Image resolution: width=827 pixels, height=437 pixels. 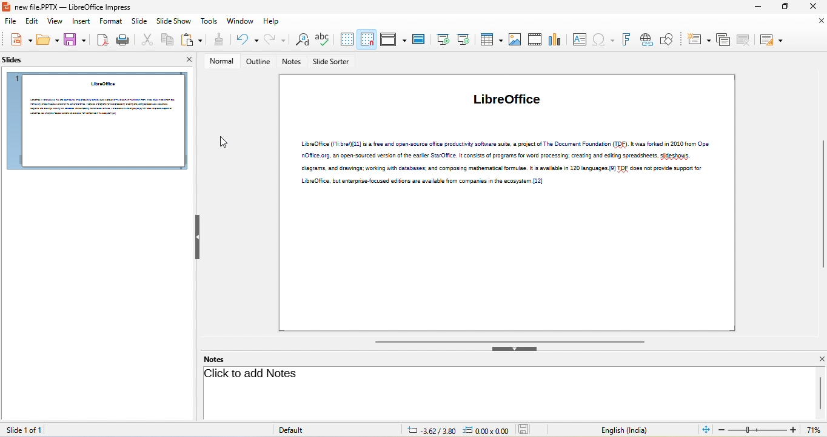 What do you see at coordinates (53, 22) in the screenshot?
I see `view` at bounding box center [53, 22].